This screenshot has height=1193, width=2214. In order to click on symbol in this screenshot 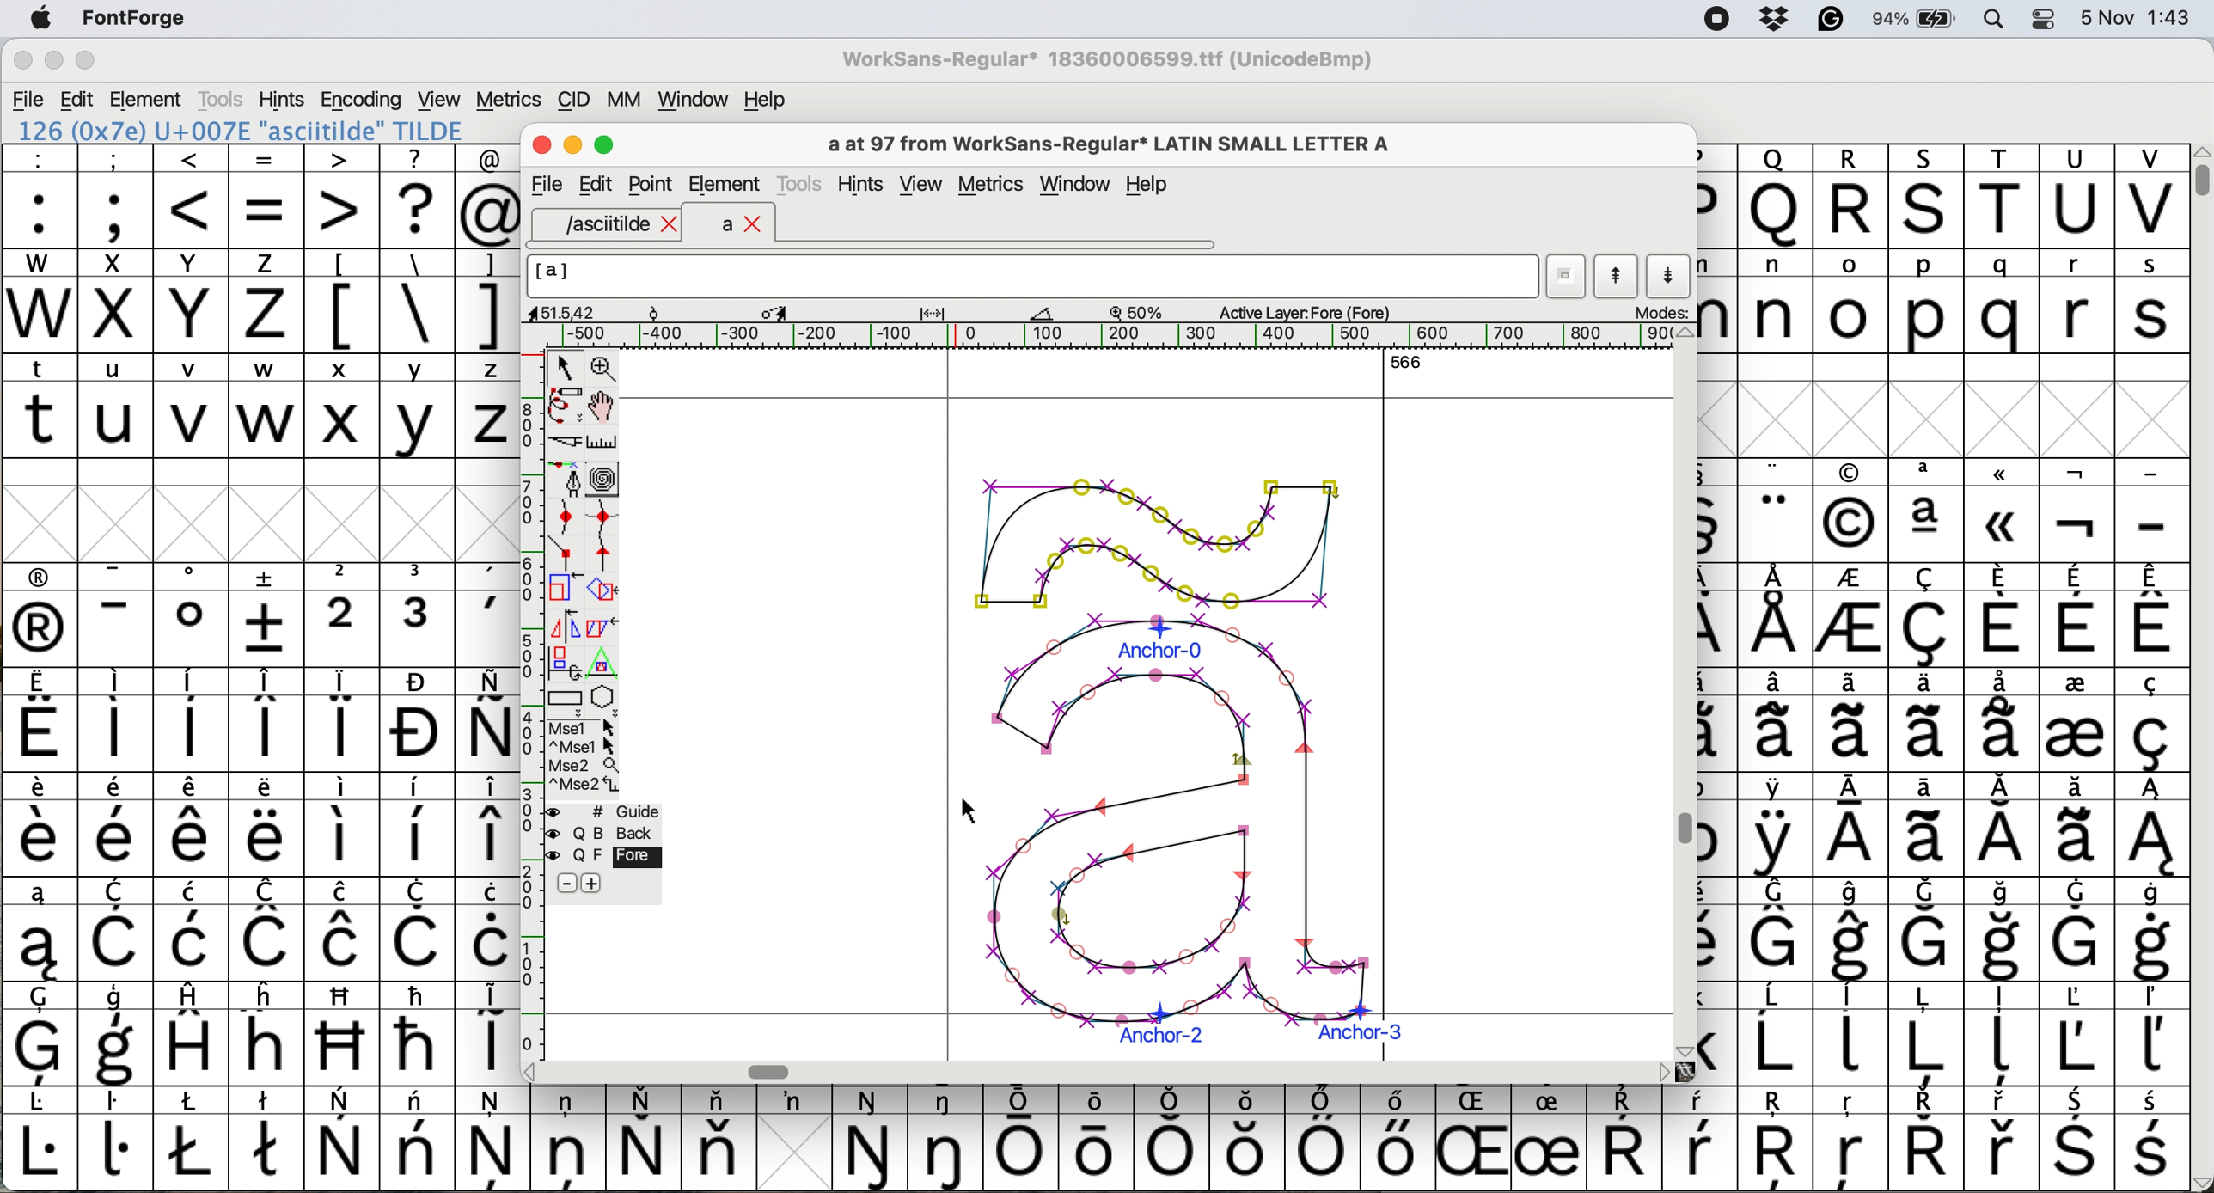, I will do `click(2074, 719)`.